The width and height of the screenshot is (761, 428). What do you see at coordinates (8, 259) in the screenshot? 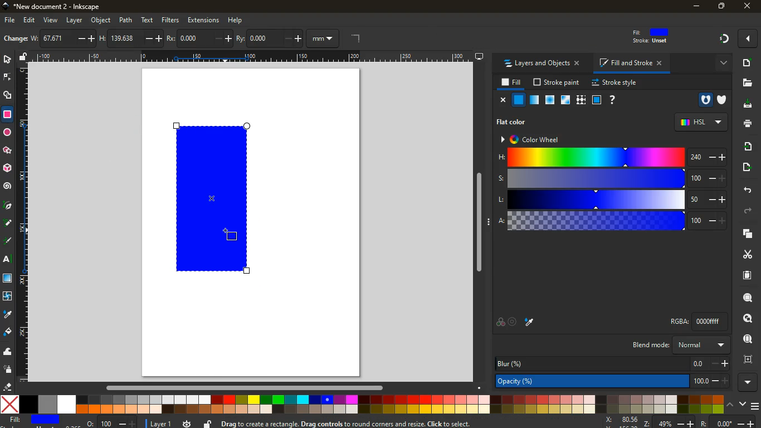
I see `text` at bounding box center [8, 259].